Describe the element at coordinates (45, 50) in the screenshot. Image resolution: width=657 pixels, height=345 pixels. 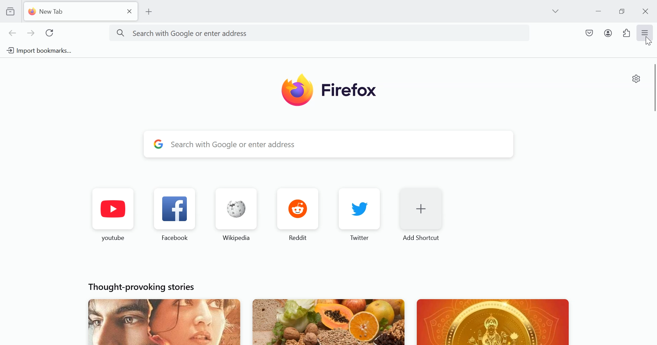
I see `Import bookmark from another browser to Firefox` at that location.